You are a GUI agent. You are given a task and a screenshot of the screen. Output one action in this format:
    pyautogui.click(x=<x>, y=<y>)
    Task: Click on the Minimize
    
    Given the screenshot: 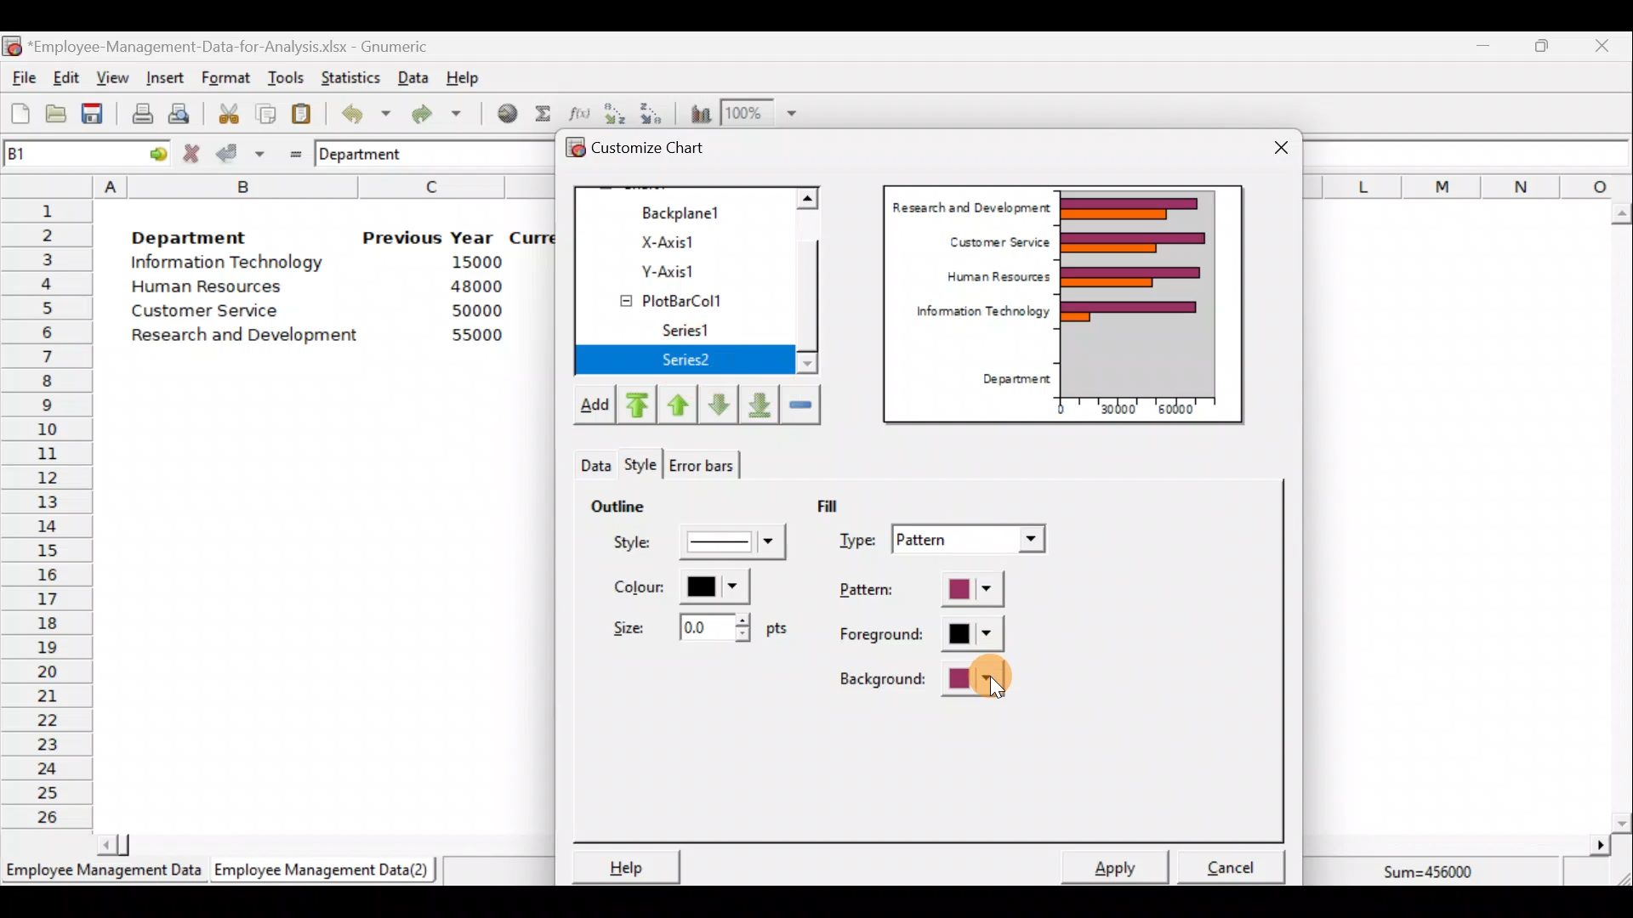 What is the action you would take?
    pyautogui.click(x=1480, y=49)
    